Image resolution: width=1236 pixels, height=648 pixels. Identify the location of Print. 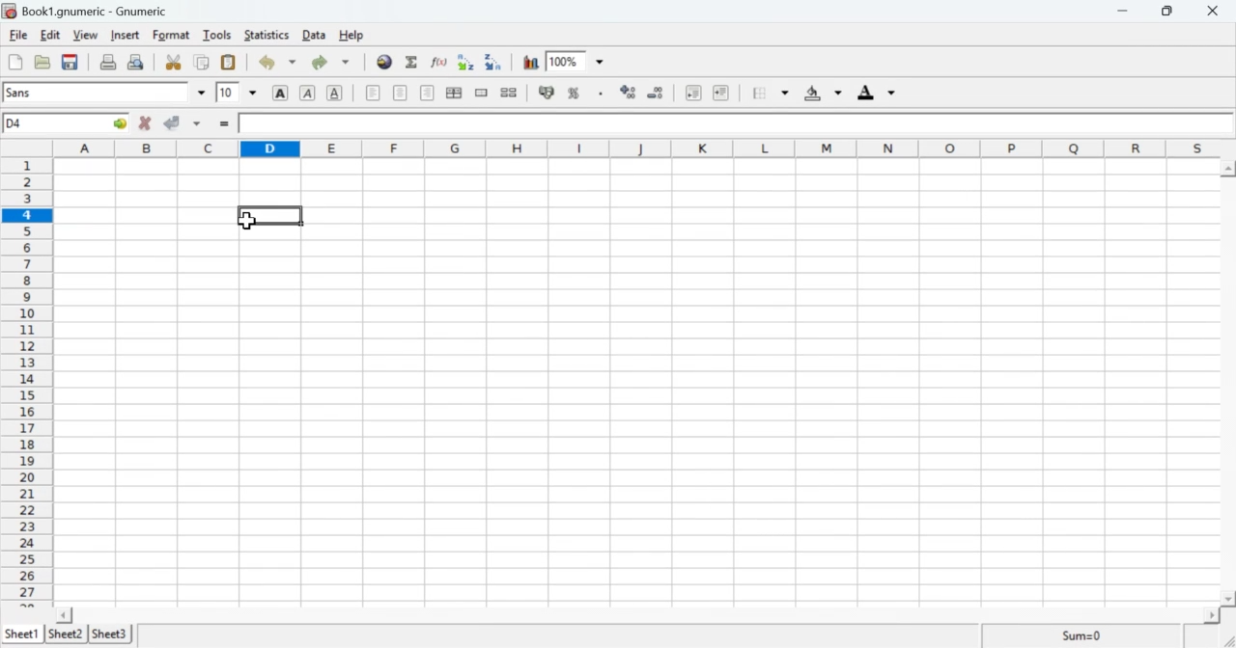
(109, 63).